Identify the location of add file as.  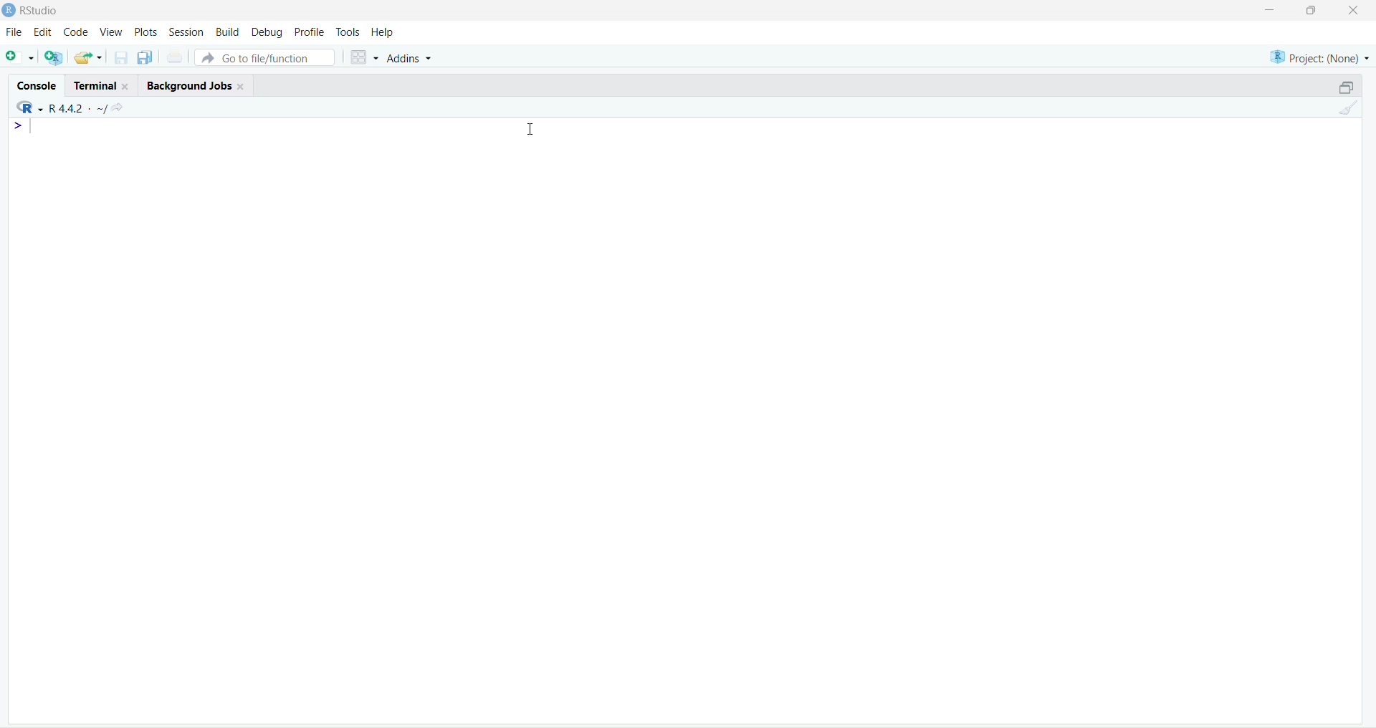
(21, 57).